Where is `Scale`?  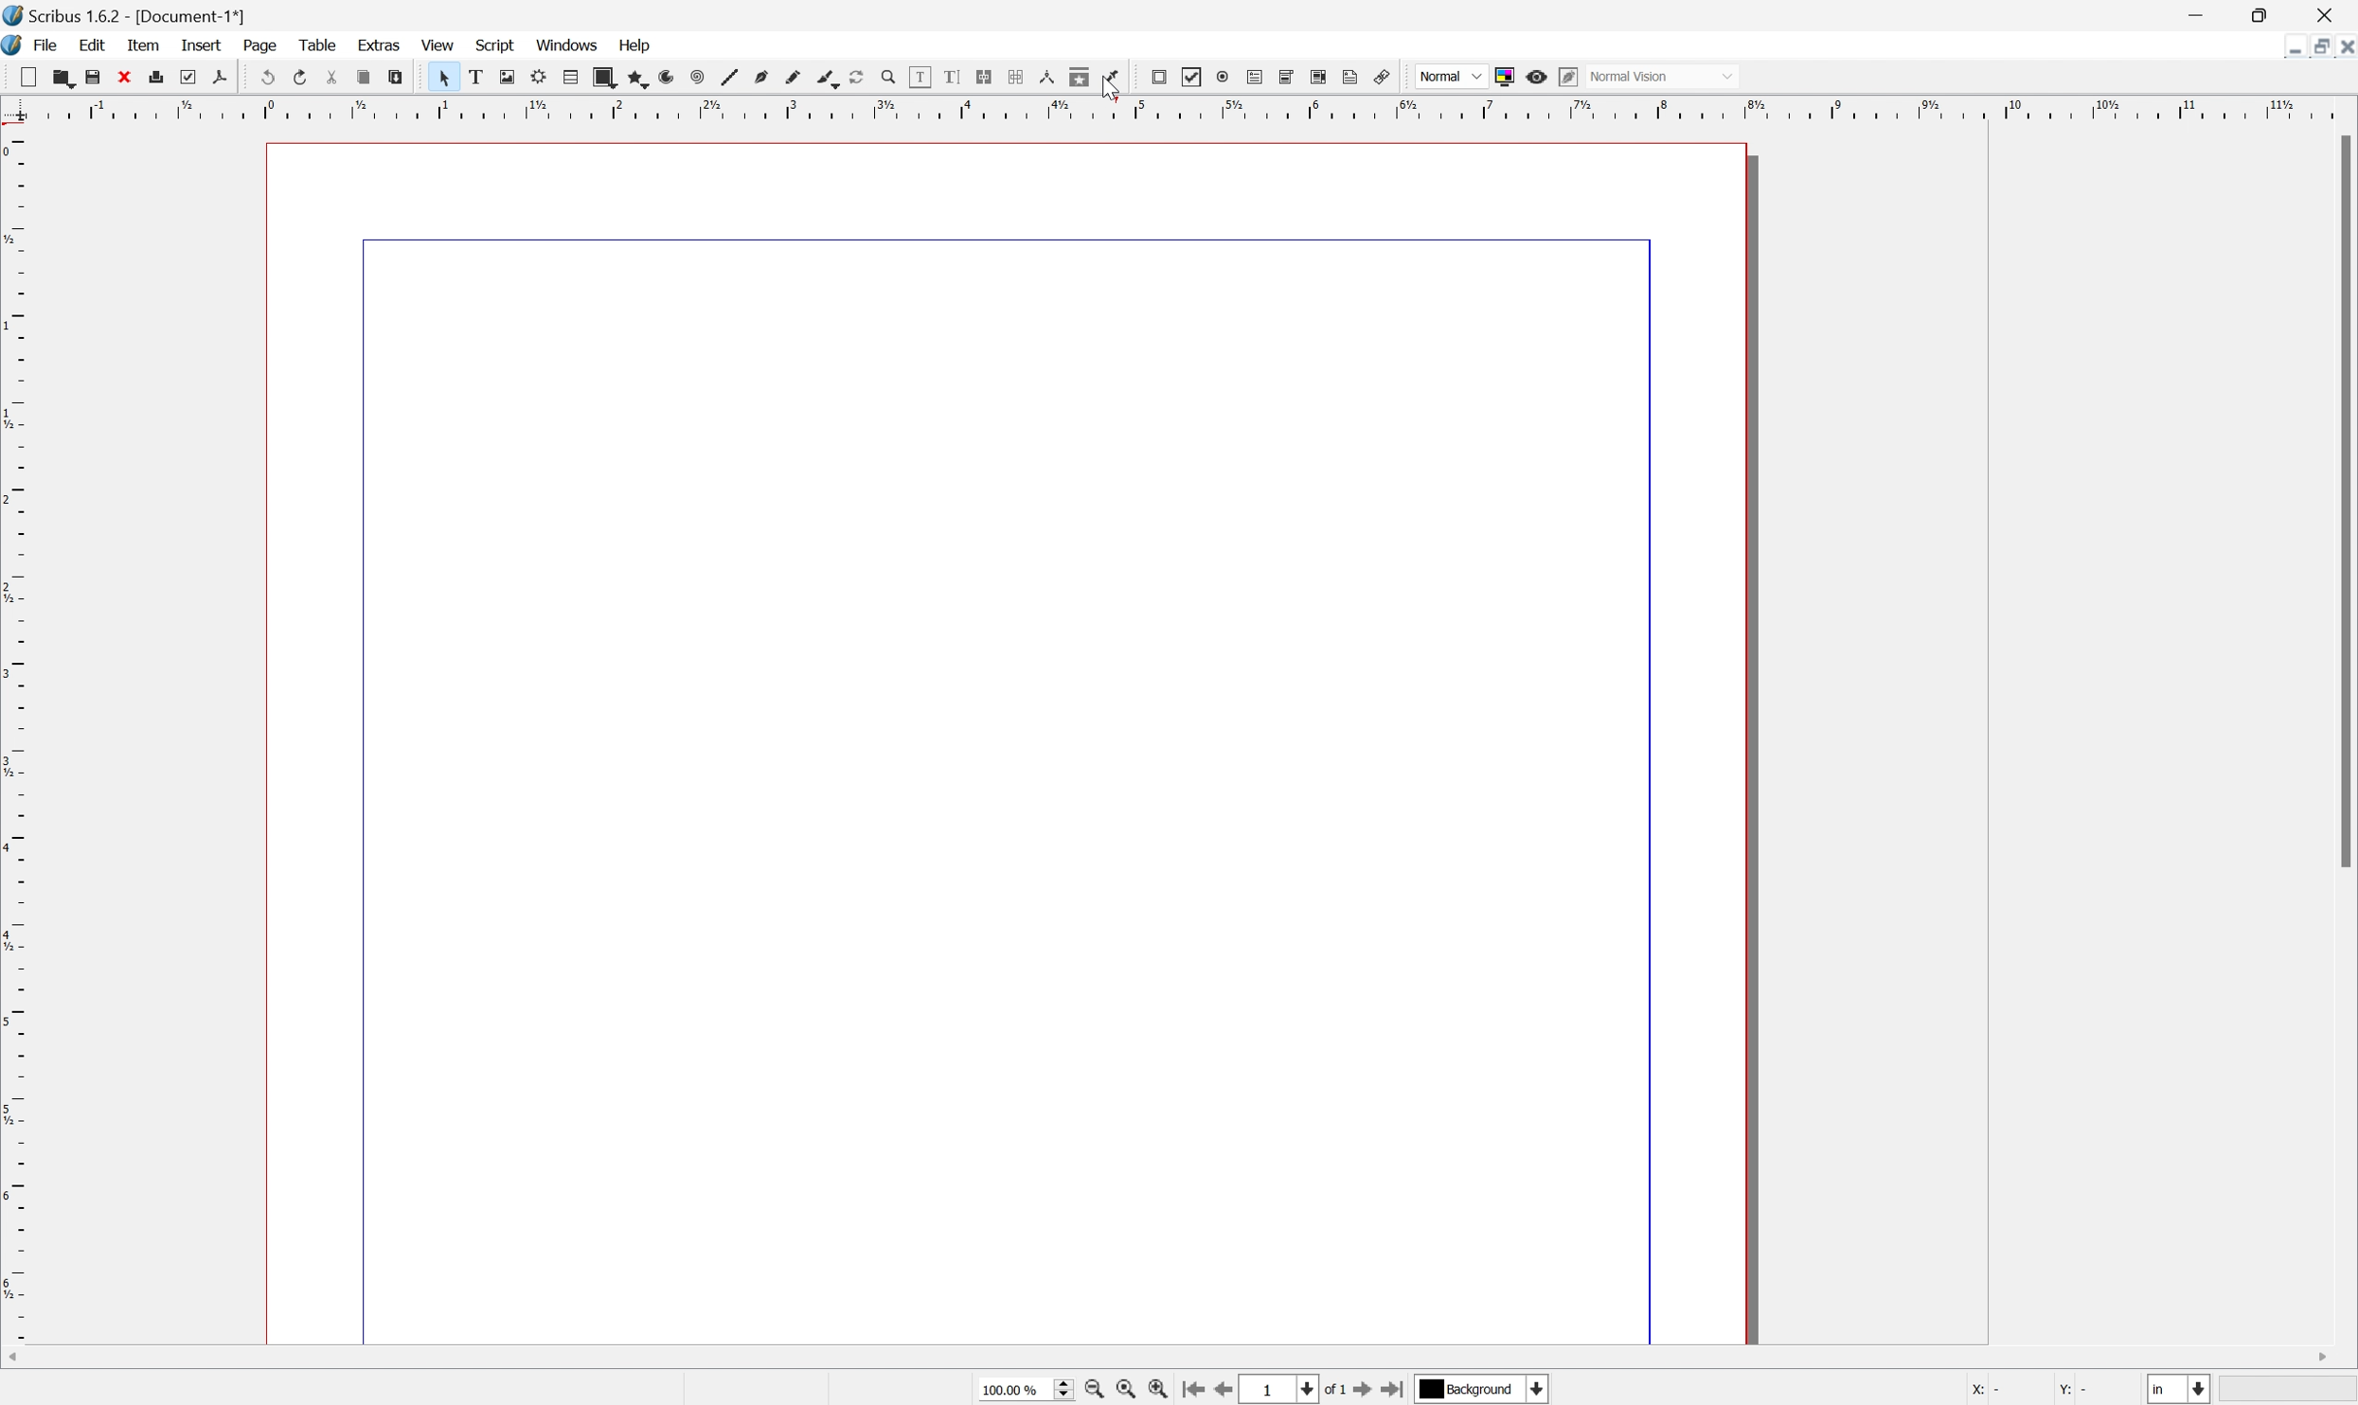 Scale is located at coordinates (16, 734).